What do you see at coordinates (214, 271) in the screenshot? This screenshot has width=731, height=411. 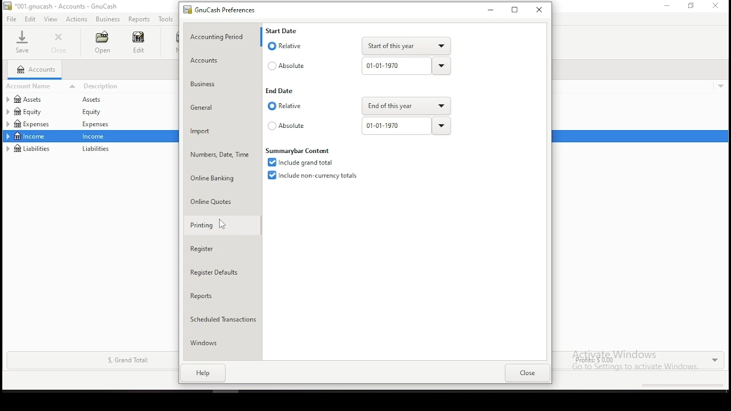 I see `register defaults` at bounding box center [214, 271].